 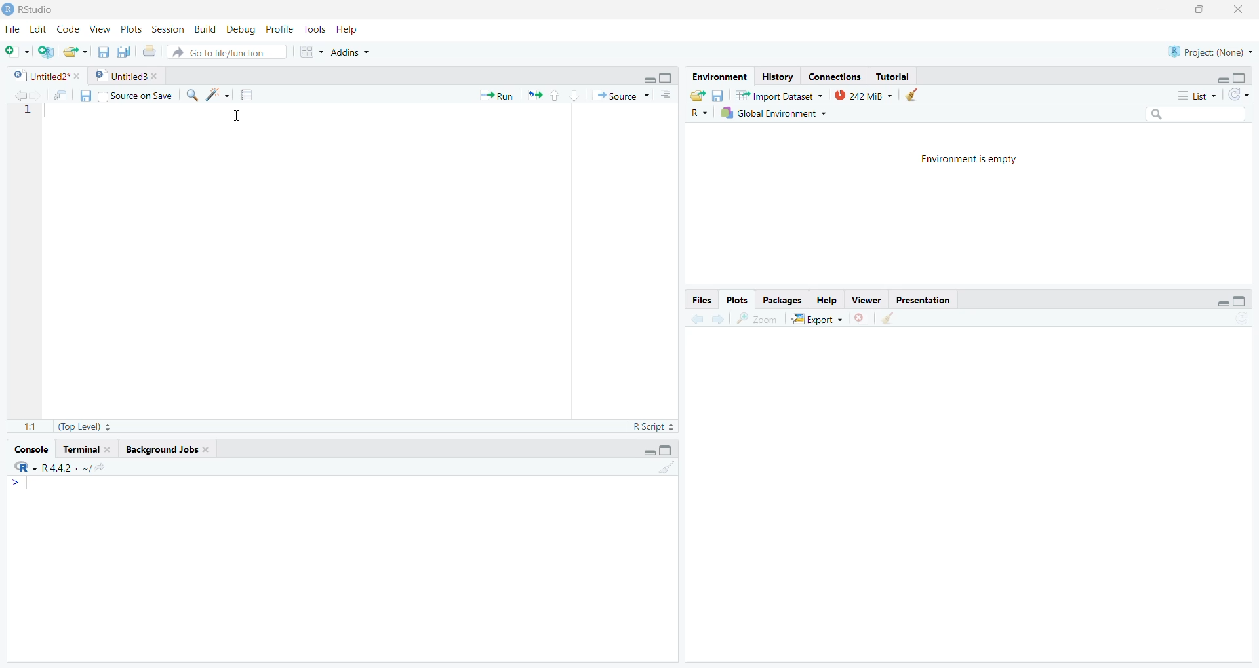 What do you see at coordinates (718, 77) in the screenshot?
I see `Environment` at bounding box center [718, 77].